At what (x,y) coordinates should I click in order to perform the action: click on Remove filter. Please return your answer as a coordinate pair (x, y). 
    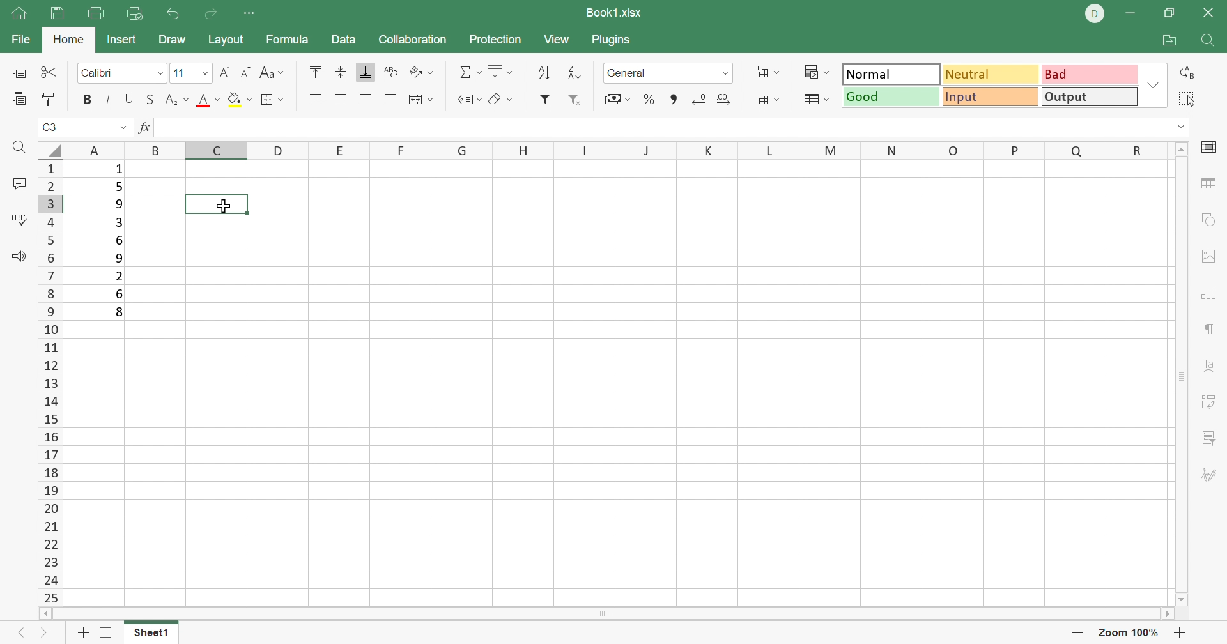
    Looking at the image, I should click on (573, 98).